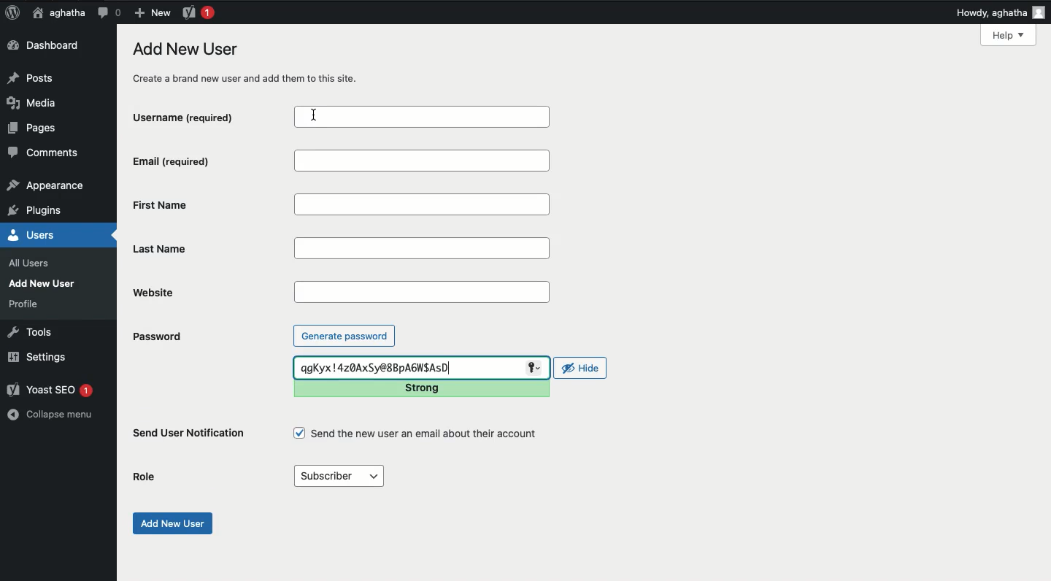 The image size is (1051, 581). What do you see at coordinates (417, 434) in the screenshot?
I see `Send the new user an email about their account` at bounding box center [417, 434].